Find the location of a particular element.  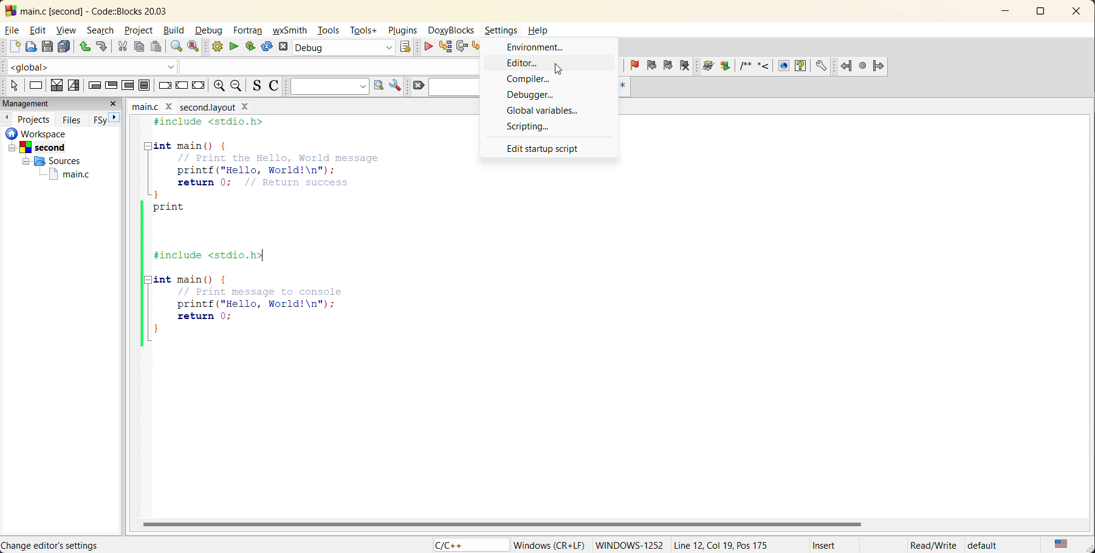

show options window is located at coordinates (396, 86).